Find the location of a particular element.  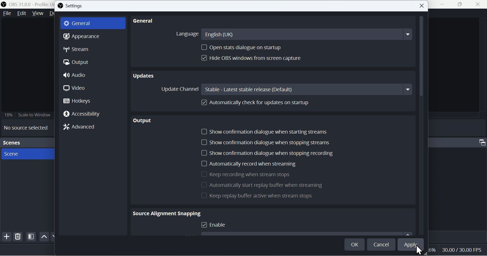

Stable: Latest stable release(Default) is located at coordinates (307, 89).